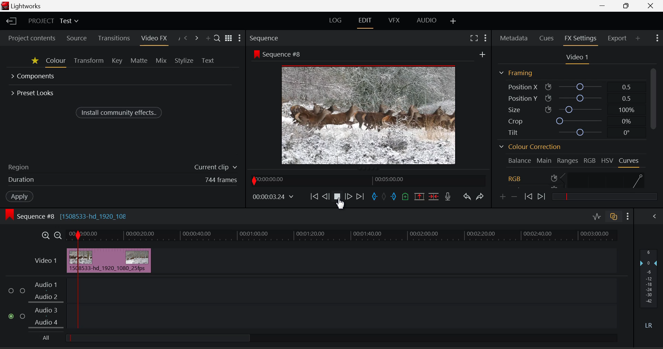 This screenshot has height=349, width=663. What do you see at coordinates (162, 61) in the screenshot?
I see `Mix` at bounding box center [162, 61].